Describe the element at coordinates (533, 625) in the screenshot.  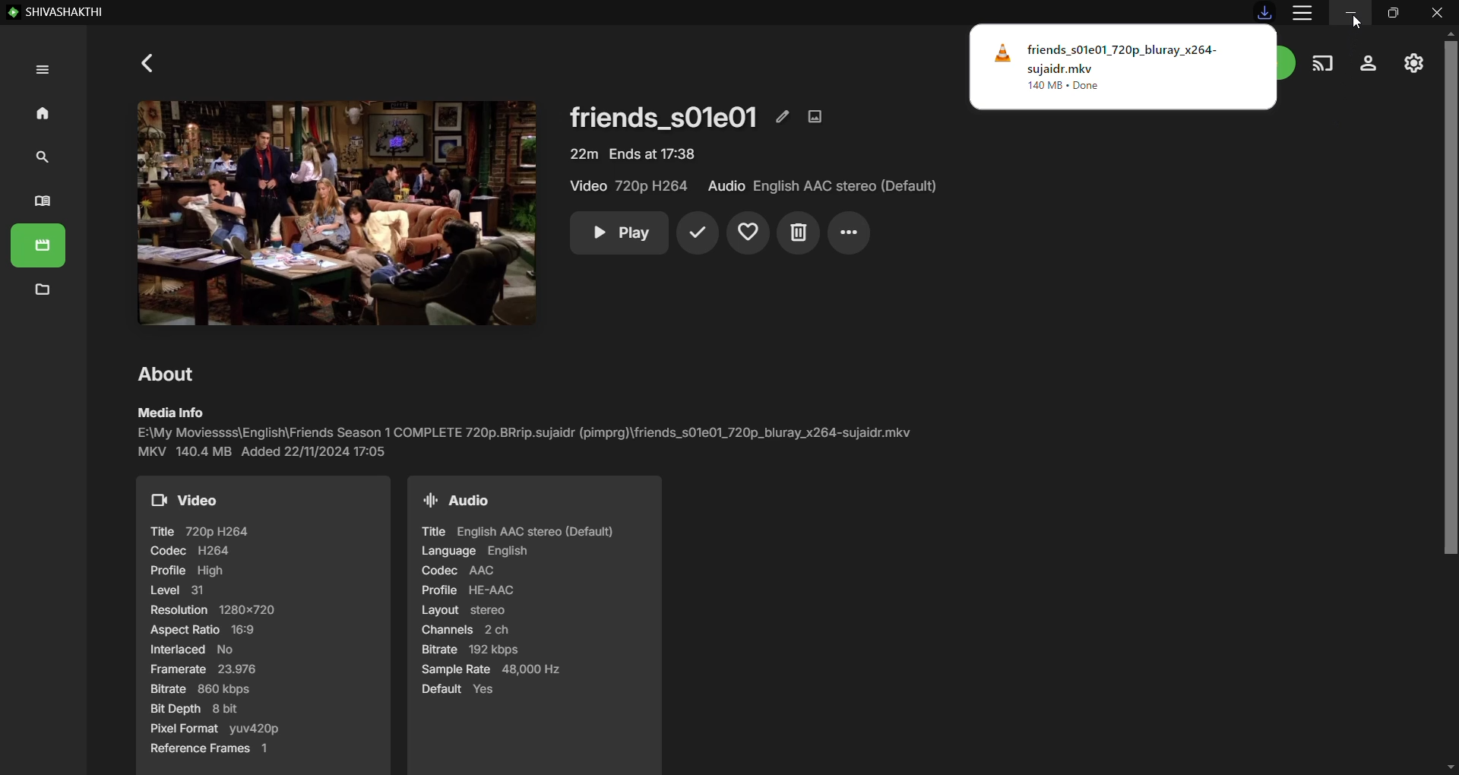
I see `Audio details` at that location.